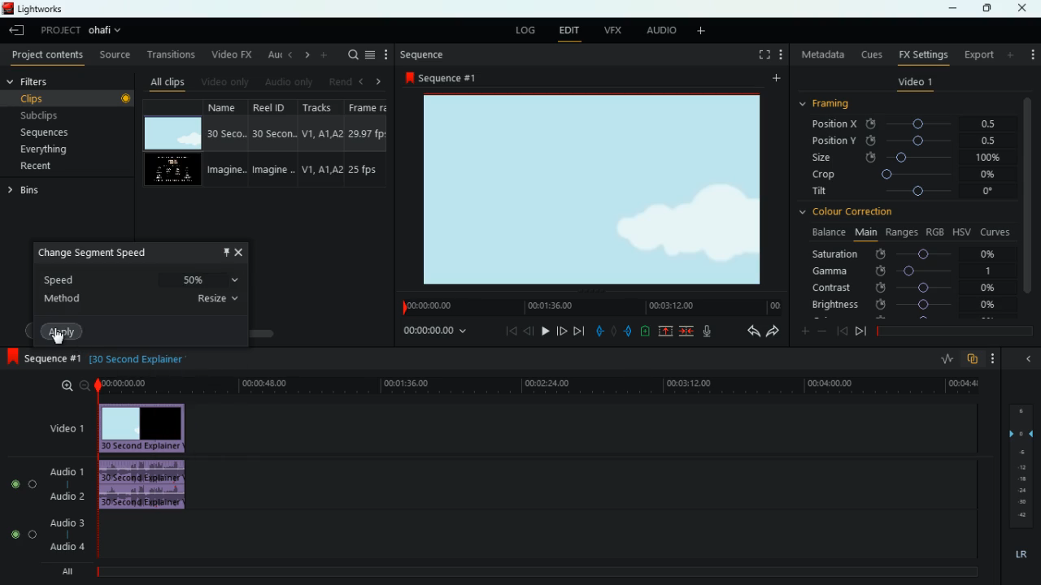 Image resolution: width=1041 pixels, height=585 pixels. Describe the element at coordinates (899, 232) in the screenshot. I see `ranges` at that location.